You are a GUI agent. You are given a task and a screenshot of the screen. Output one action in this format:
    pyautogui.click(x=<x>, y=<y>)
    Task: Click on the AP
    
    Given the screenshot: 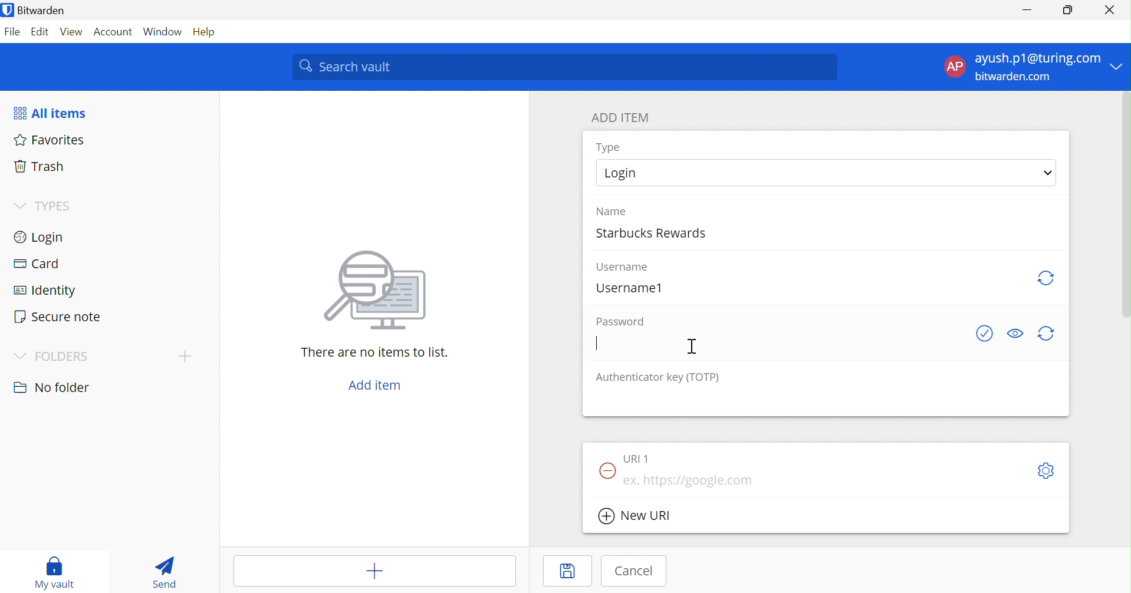 What is the action you would take?
    pyautogui.click(x=955, y=68)
    